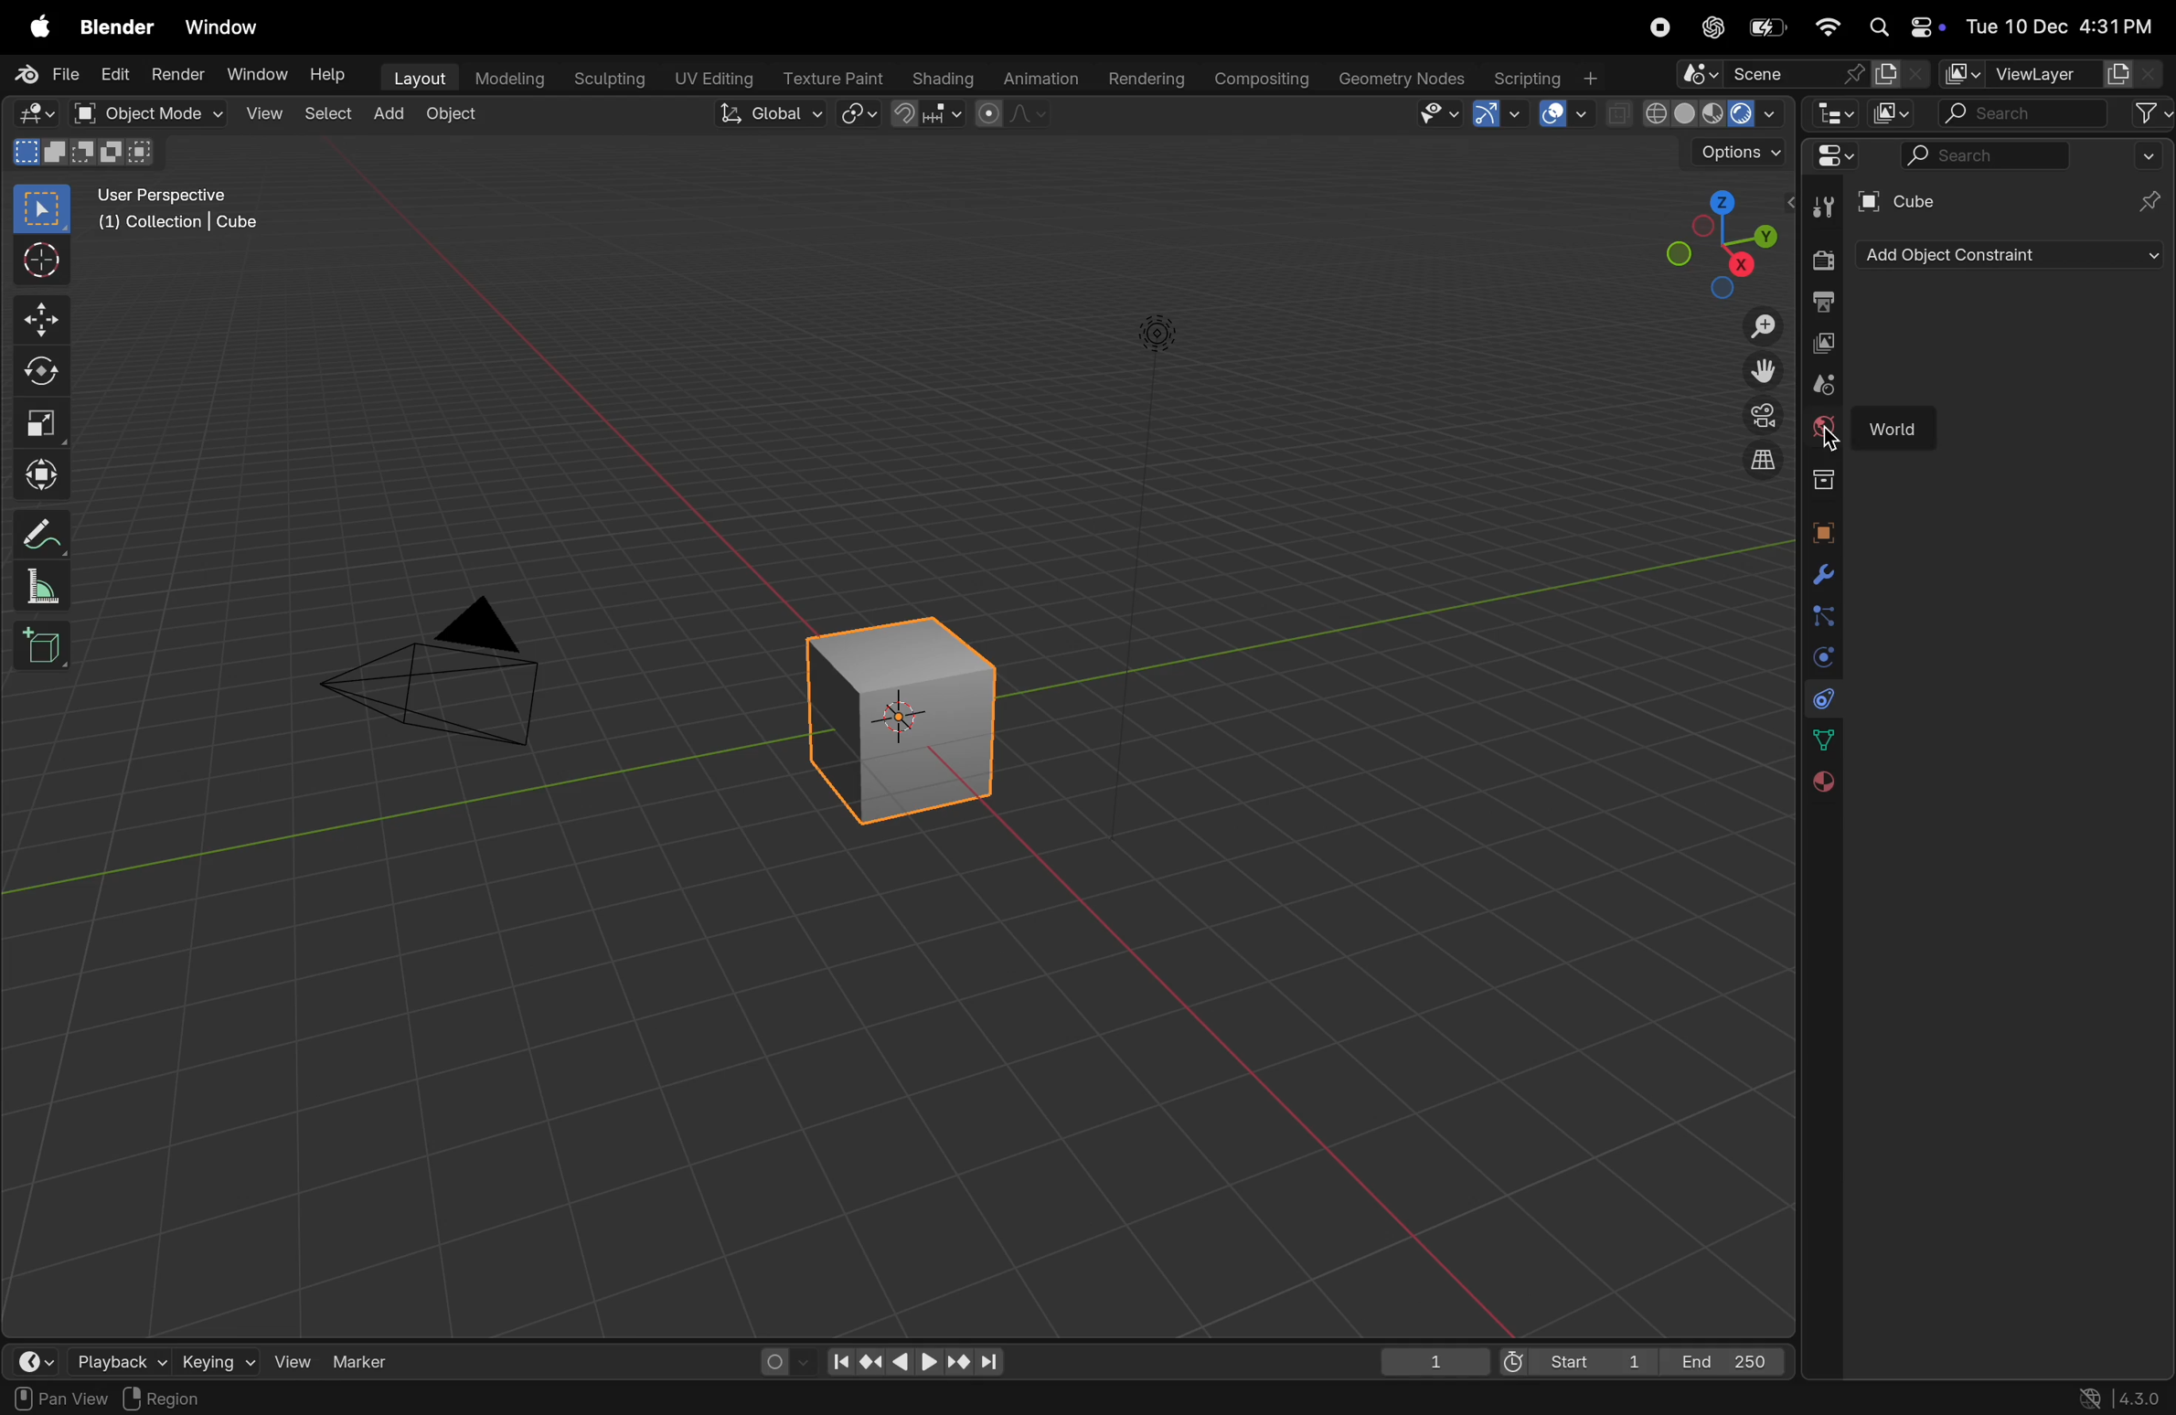  What do you see at coordinates (43, 422) in the screenshot?
I see `shape` at bounding box center [43, 422].